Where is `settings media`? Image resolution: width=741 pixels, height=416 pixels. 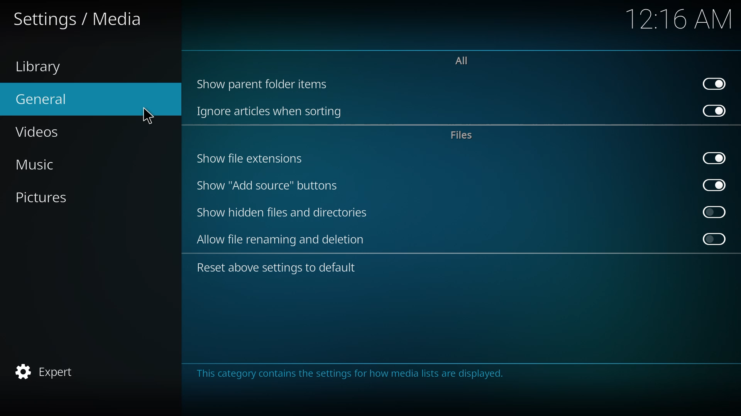
settings media is located at coordinates (81, 19).